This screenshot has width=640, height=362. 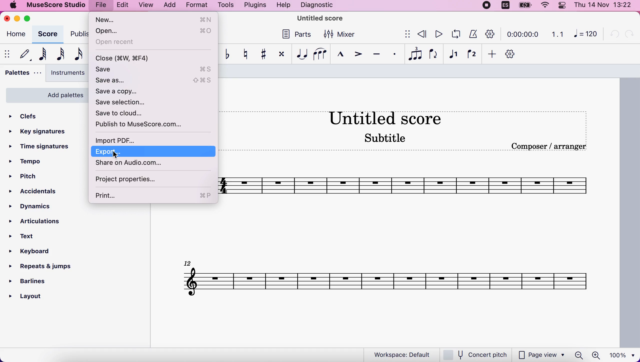 I want to click on add, so click(x=172, y=6).